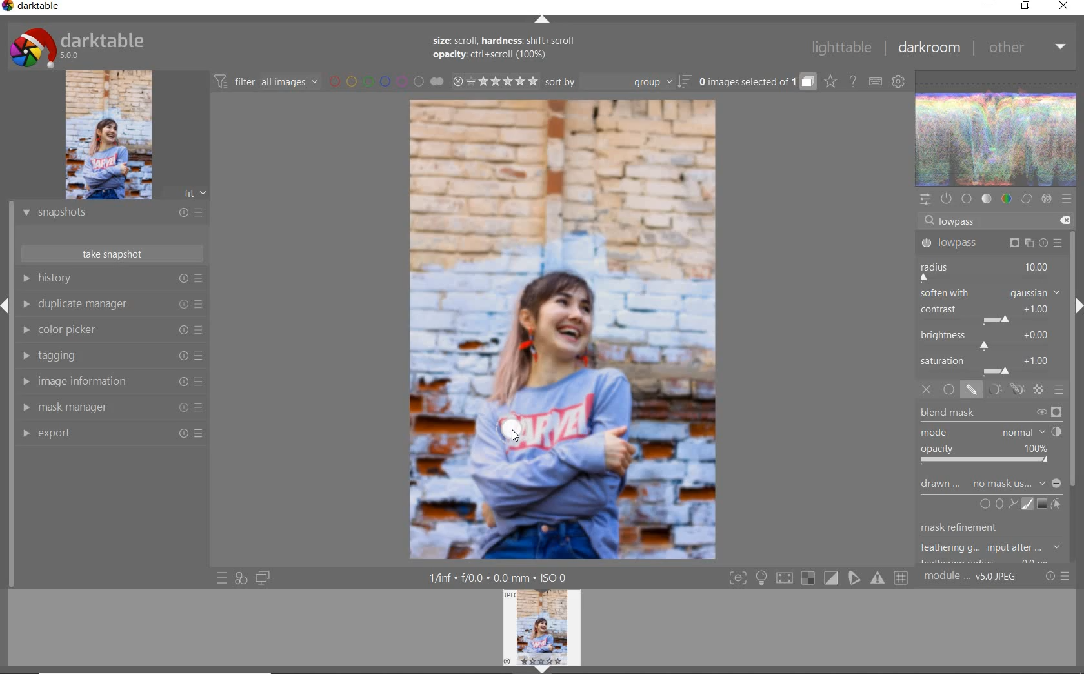 The height and width of the screenshot is (674, 1084). What do you see at coordinates (756, 82) in the screenshot?
I see `grouped images` at bounding box center [756, 82].